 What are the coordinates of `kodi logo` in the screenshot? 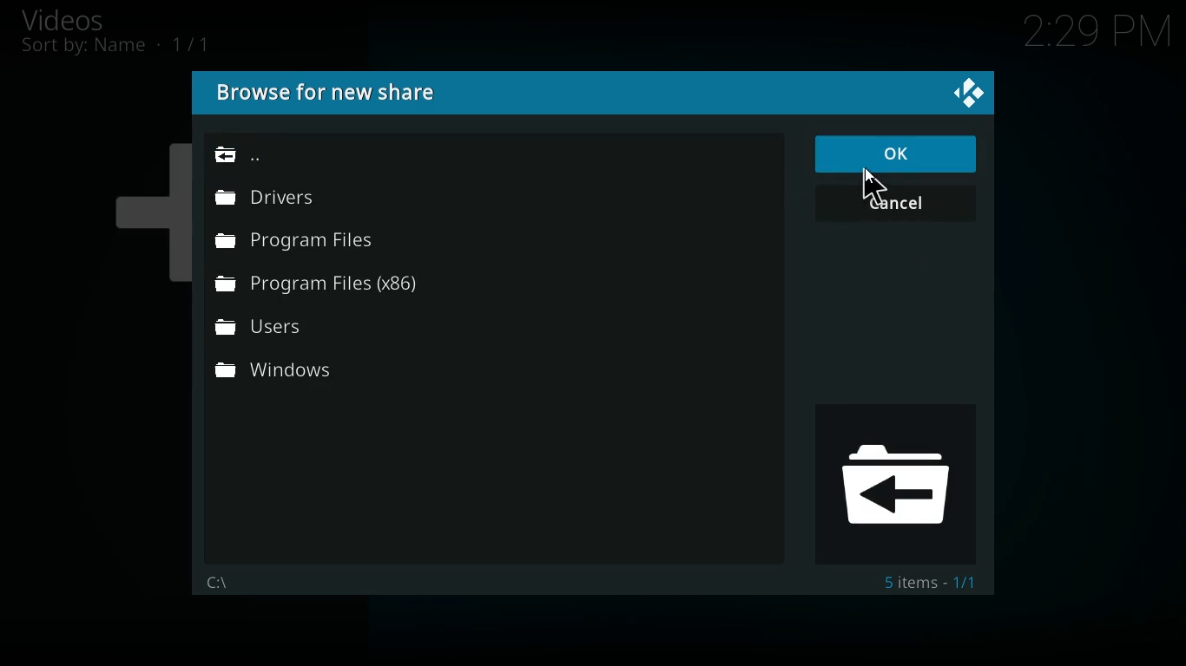 It's located at (972, 95).